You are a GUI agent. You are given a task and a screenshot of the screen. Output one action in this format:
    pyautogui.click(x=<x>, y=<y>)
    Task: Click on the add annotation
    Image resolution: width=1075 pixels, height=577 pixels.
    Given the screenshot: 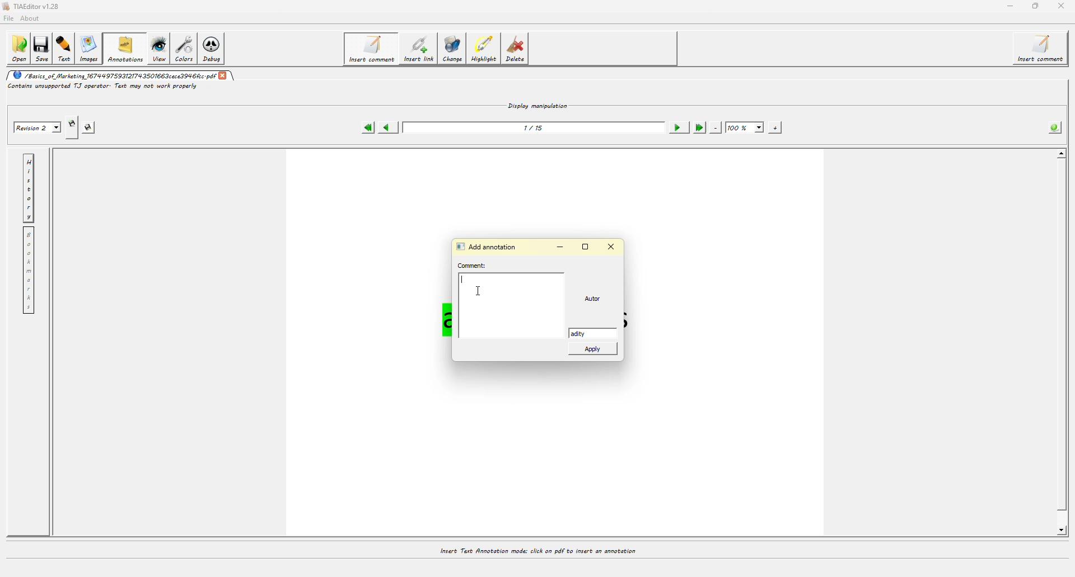 What is the action you would take?
    pyautogui.click(x=489, y=245)
    